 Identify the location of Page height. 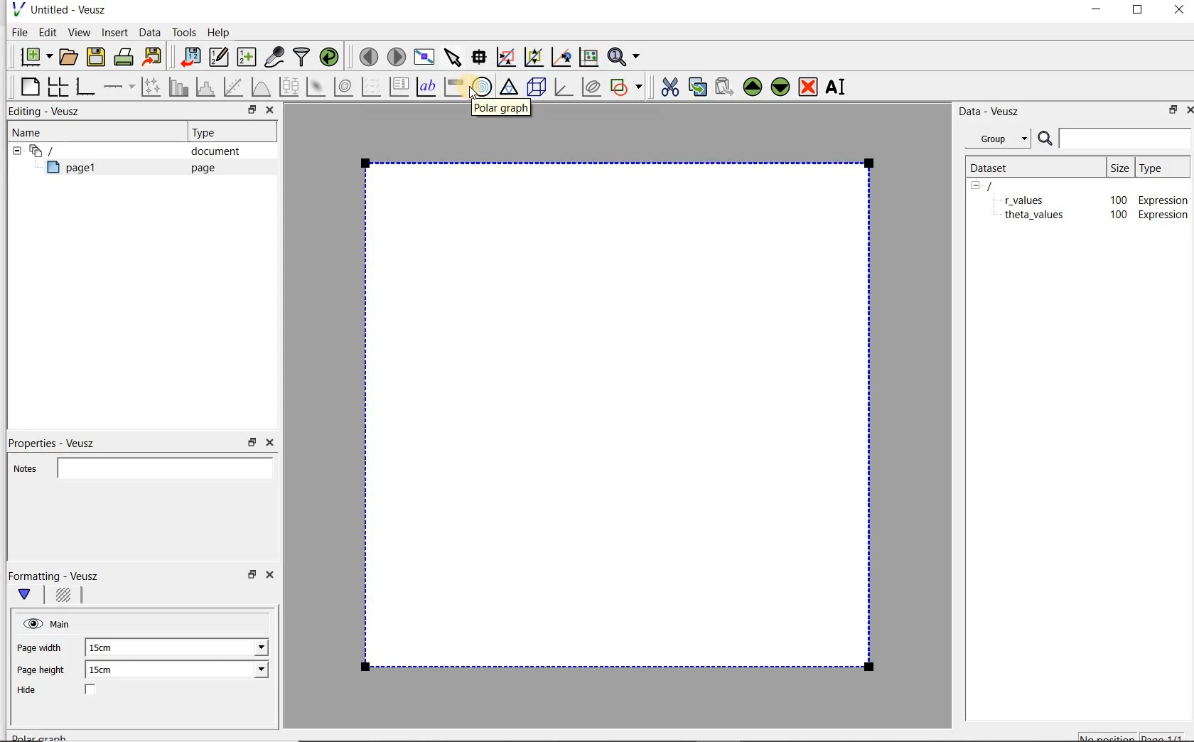
(45, 672).